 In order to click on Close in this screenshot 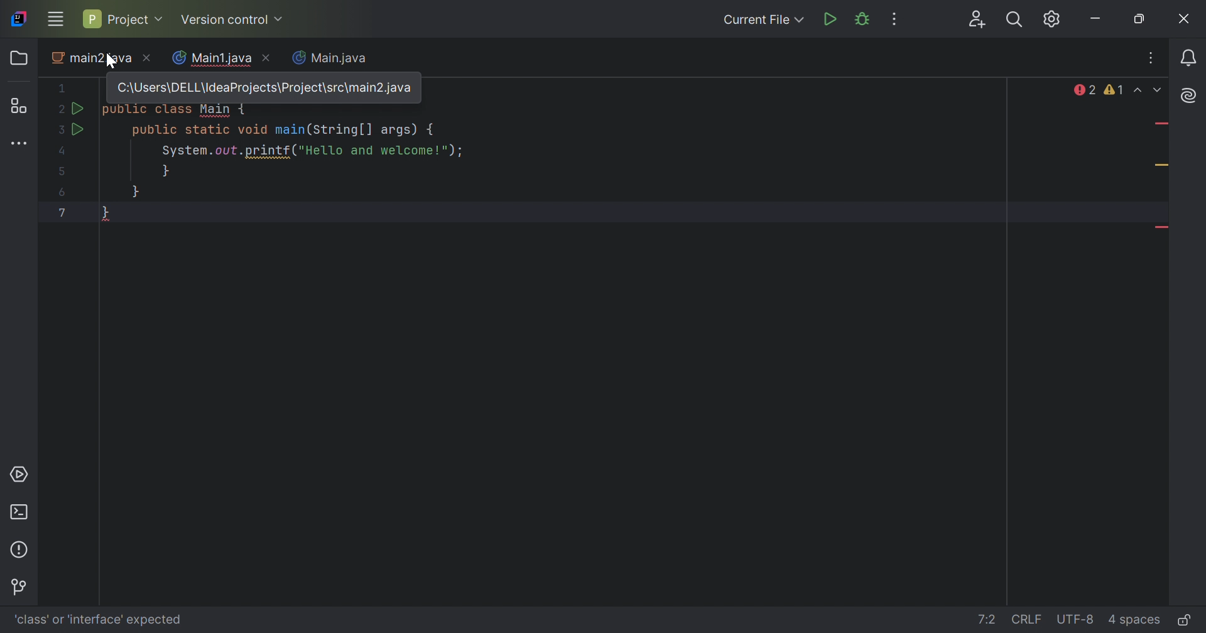, I will do `click(1187, 19)`.